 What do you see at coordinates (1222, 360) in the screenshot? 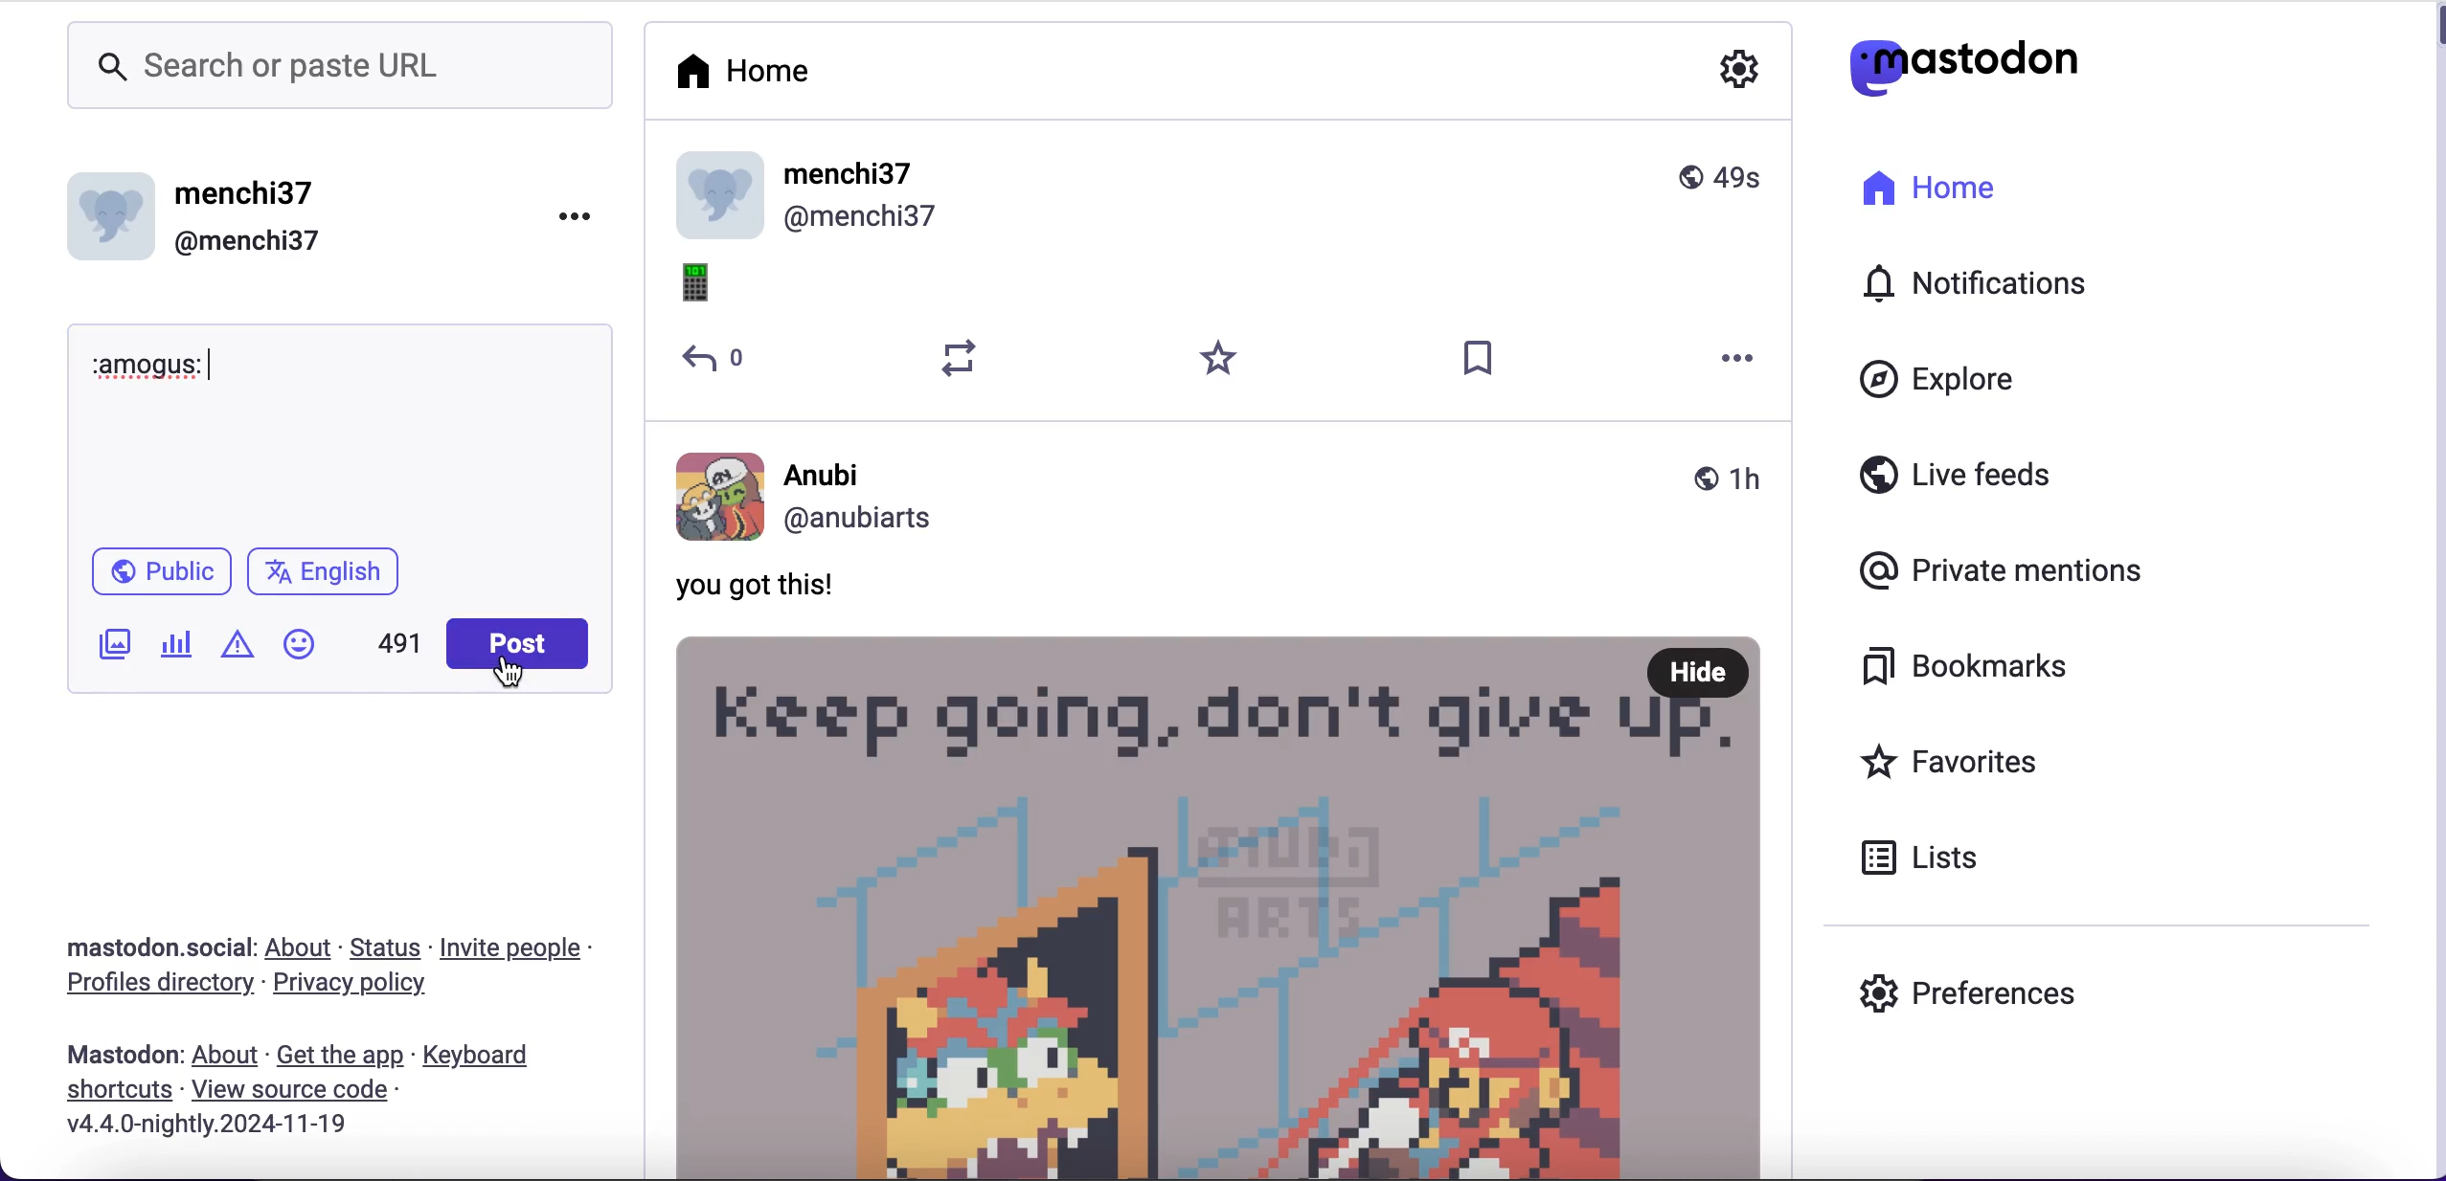
I see `favorites` at bounding box center [1222, 360].